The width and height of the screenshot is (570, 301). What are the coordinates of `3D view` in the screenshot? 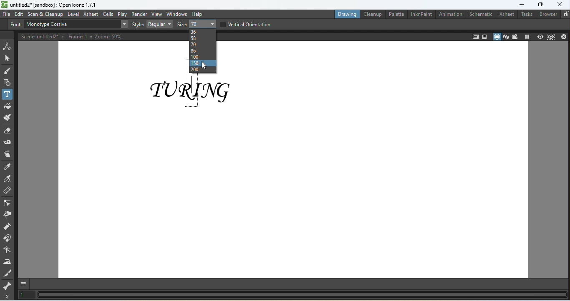 It's located at (506, 37).